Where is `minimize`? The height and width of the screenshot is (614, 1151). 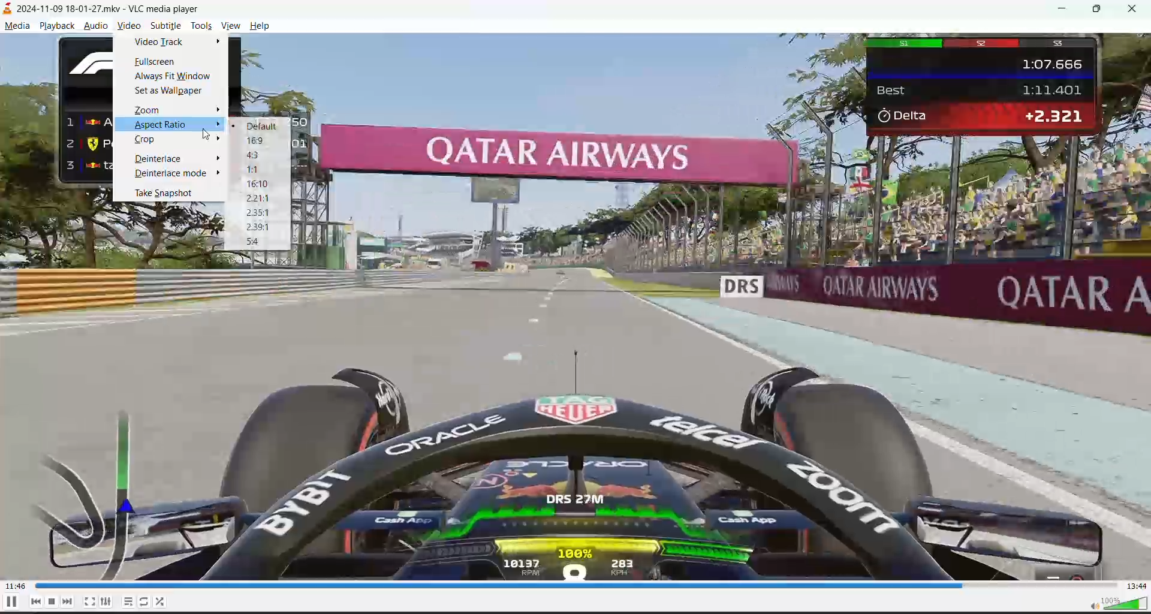 minimize is located at coordinates (1068, 10).